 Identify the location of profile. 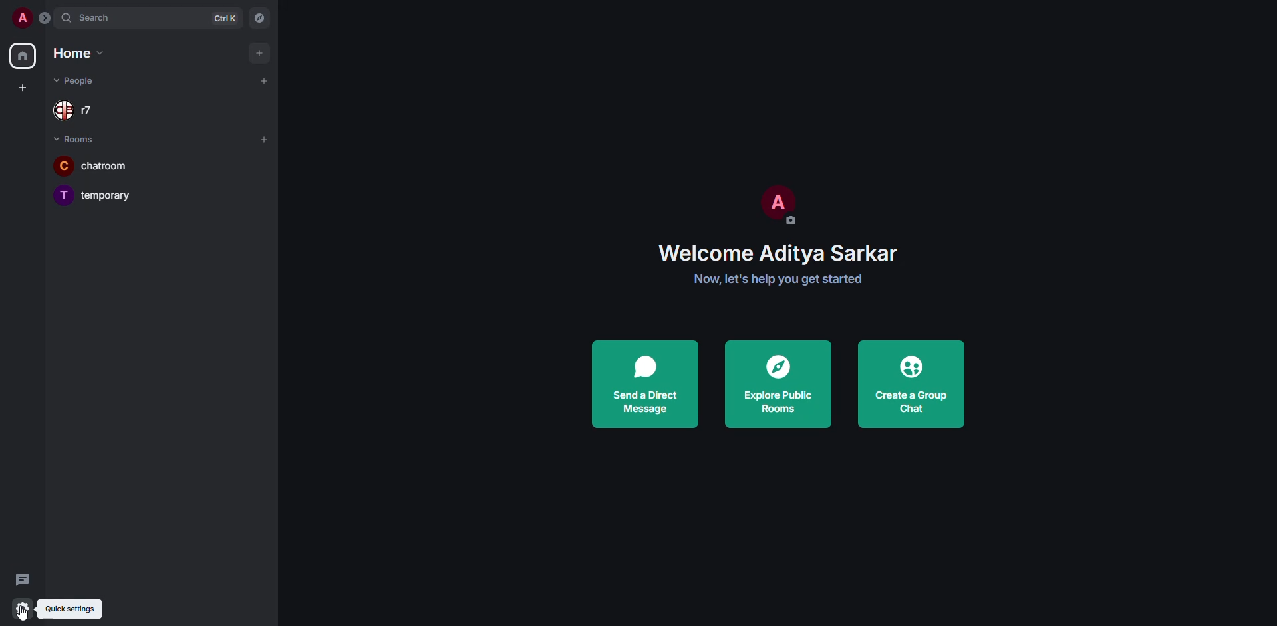
(779, 203).